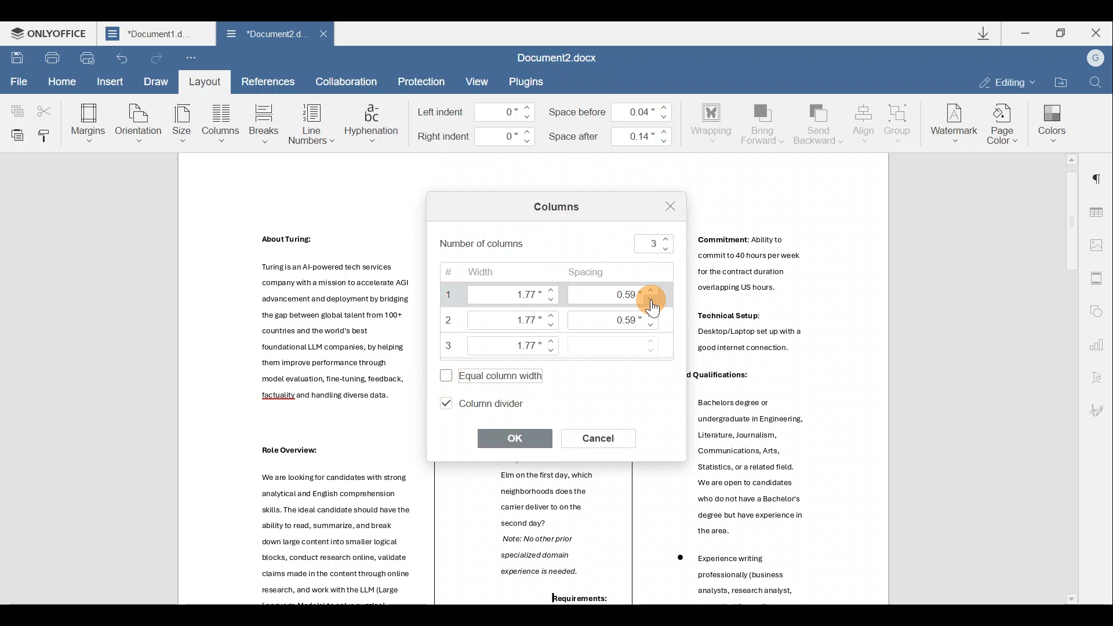 Image resolution: width=1113 pixels, height=626 pixels. Describe the element at coordinates (476, 112) in the screenshot. I see `Left indent` at that location.